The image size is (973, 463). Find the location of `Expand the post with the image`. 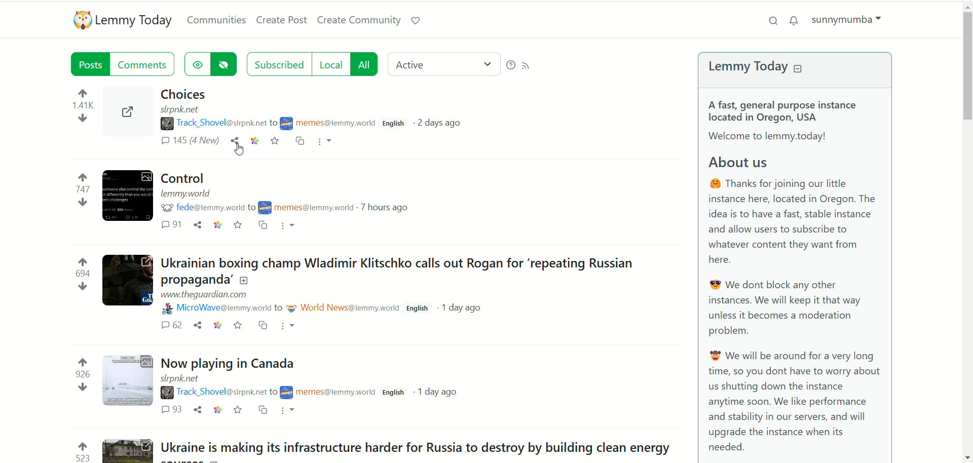

Expand the post with the image is located at coordinates (129, 196).